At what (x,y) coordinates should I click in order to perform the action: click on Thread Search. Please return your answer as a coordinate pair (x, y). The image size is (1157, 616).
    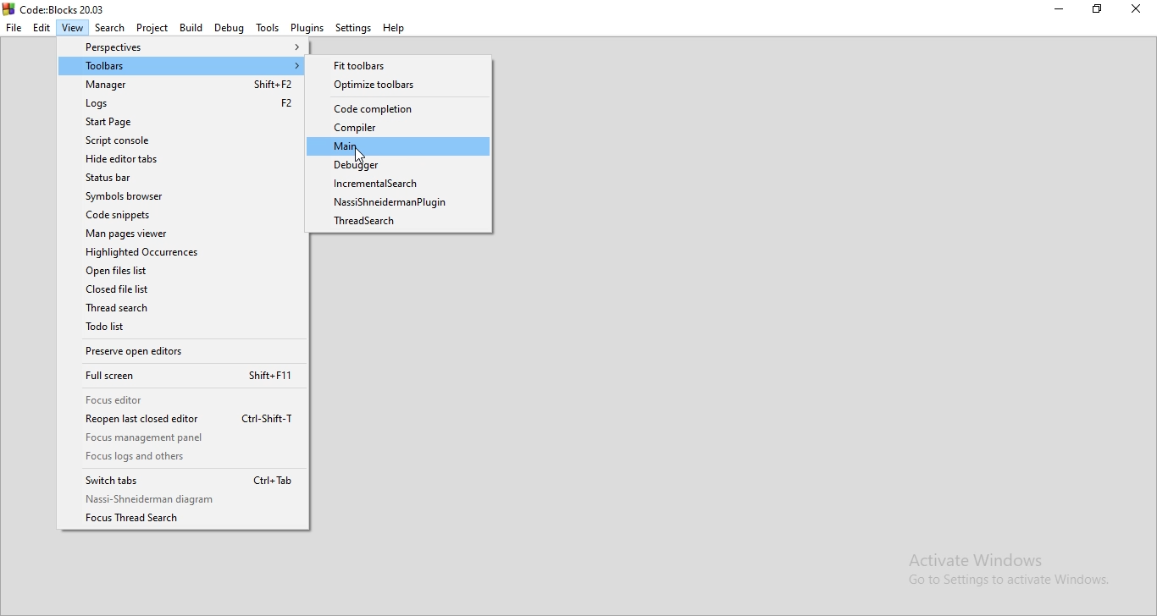
    Looking at the image, I should click on (187, 311).